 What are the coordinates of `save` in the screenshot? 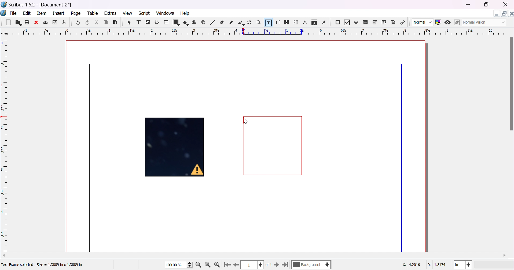 It's located at (27, 22).